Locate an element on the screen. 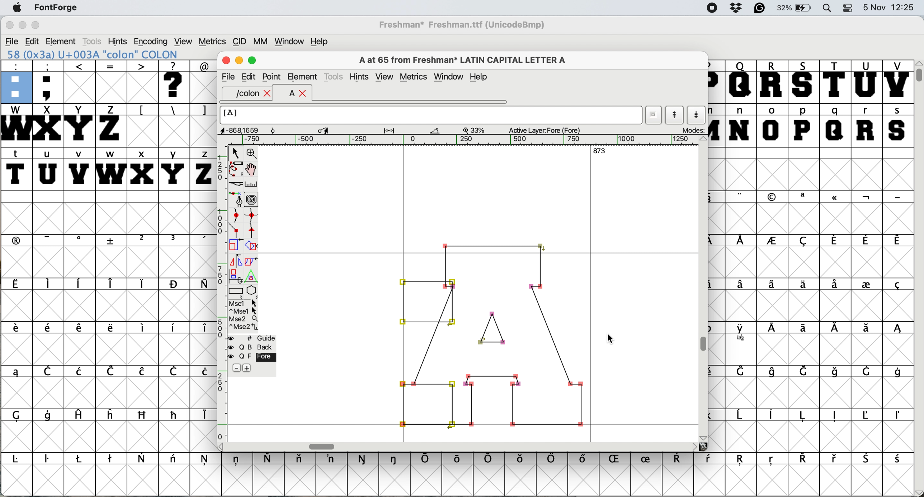  R is located at coordinates (773, 81).